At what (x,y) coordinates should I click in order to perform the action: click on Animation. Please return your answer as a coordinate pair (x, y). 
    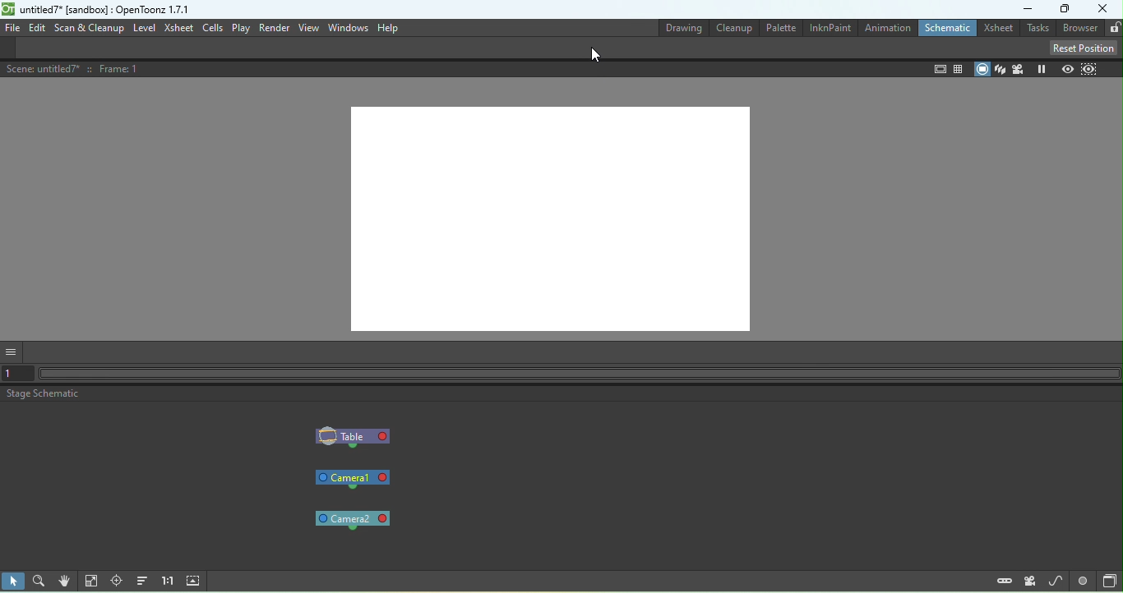
    Looking at the image, I should click on (888, 29).